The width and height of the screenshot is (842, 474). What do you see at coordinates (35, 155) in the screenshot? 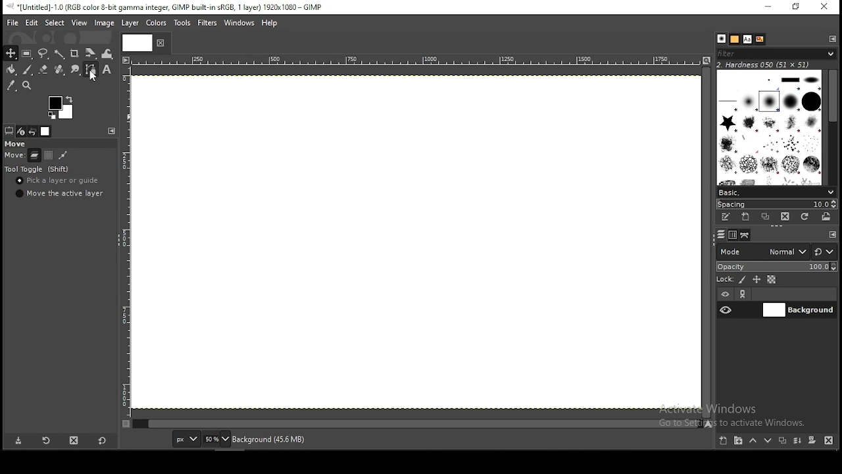
I see `move layer` at bounding box center [35, 155].